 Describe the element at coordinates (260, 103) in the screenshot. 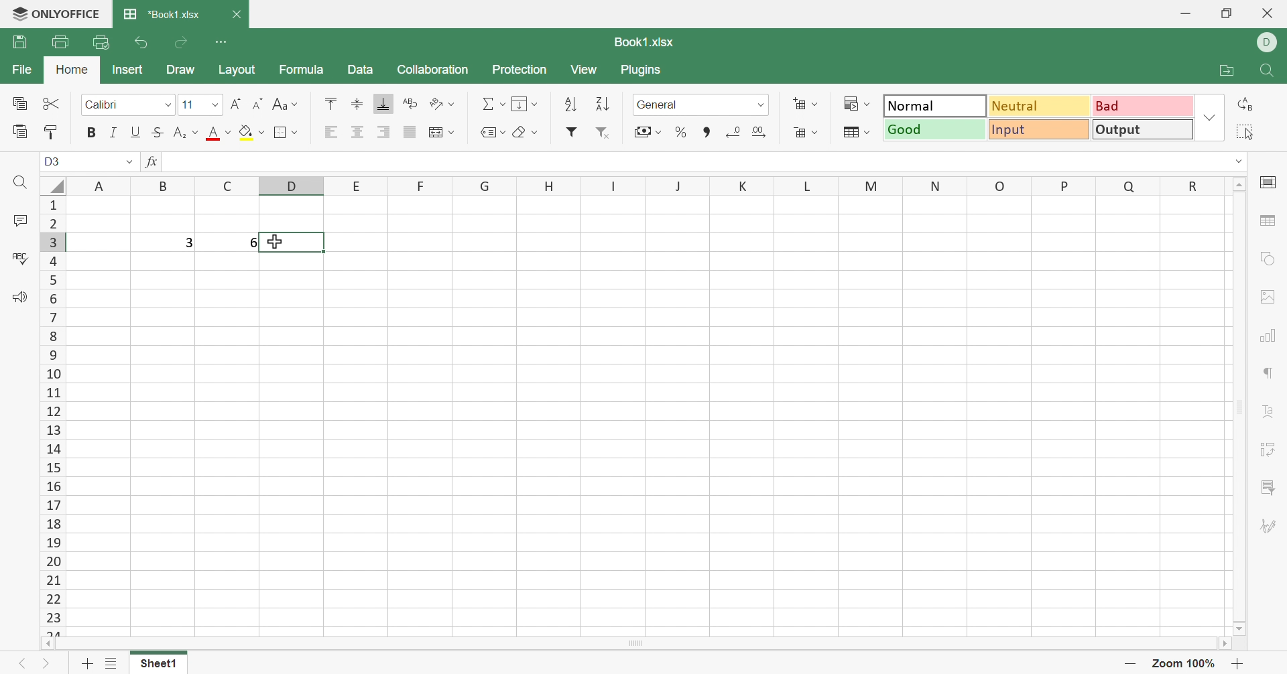

I see `Decrement font size` at that location.